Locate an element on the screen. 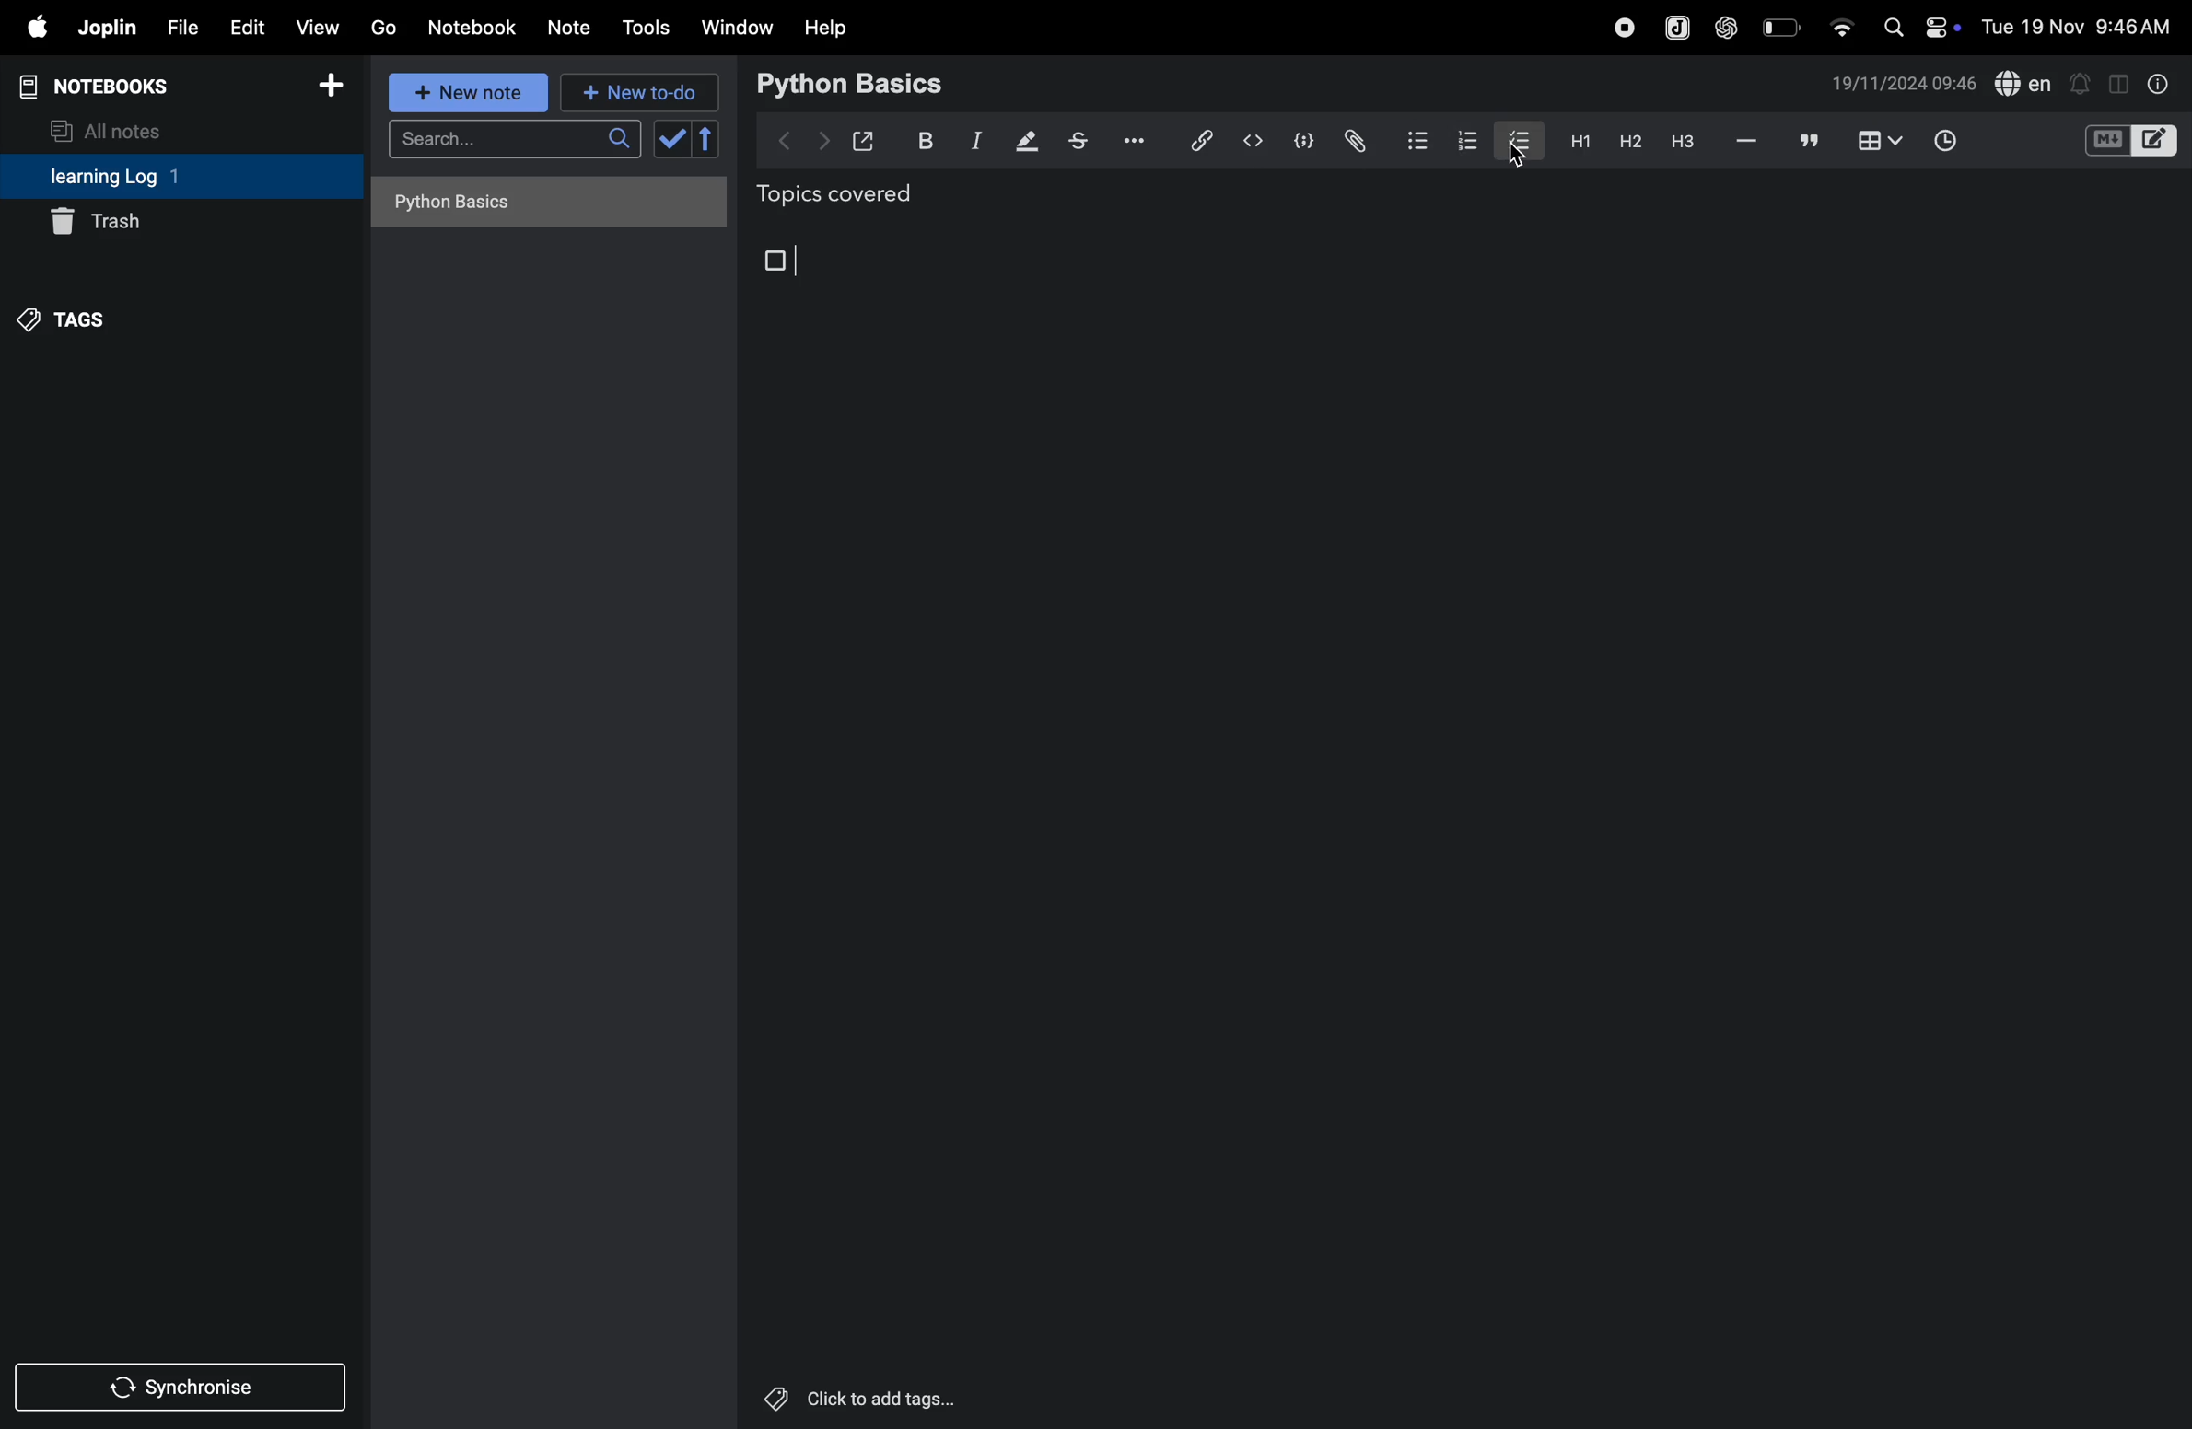  view is located at coordinates (319, 27).